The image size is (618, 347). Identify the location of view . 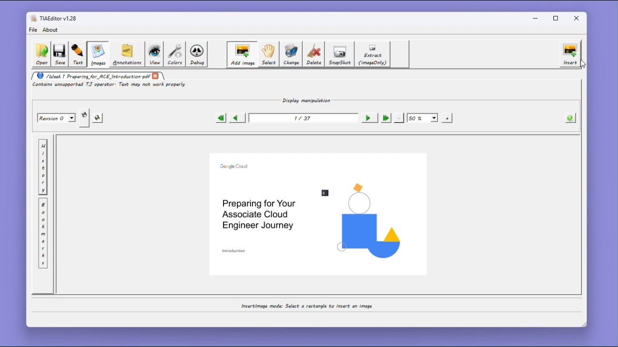
(154, 54).